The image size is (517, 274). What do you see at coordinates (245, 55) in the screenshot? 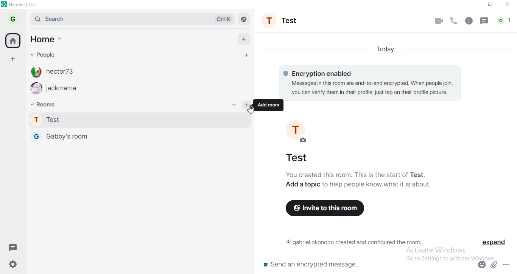
I see `add people` at bounding box center [245, 55].